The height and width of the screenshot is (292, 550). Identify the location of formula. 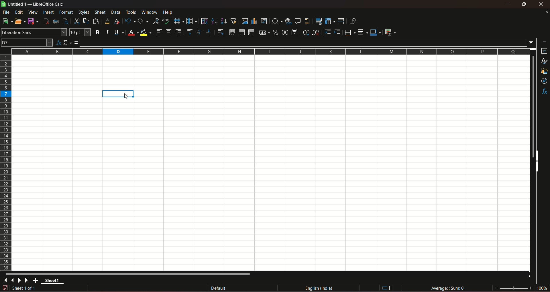
(76, 43).